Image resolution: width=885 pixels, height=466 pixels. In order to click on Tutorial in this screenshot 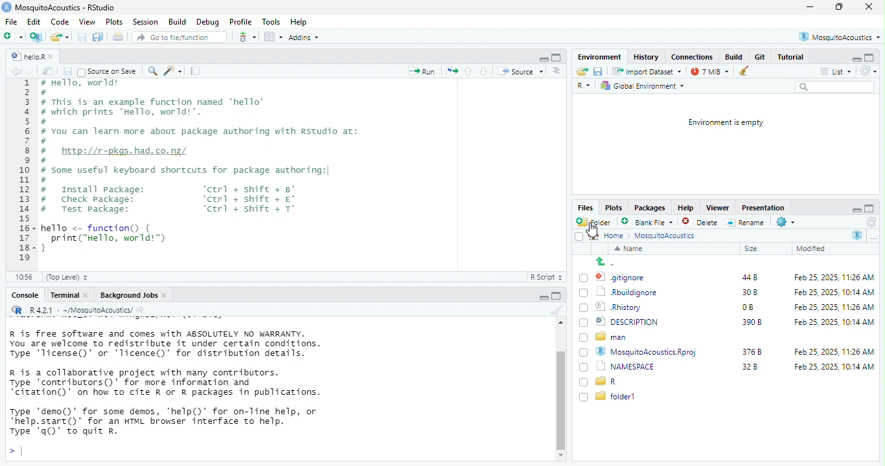, I will do `click(794, 57)`.